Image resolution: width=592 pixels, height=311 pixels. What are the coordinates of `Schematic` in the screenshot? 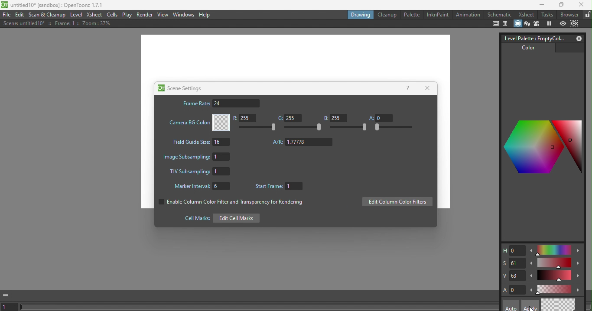 It's located at (499, 15).